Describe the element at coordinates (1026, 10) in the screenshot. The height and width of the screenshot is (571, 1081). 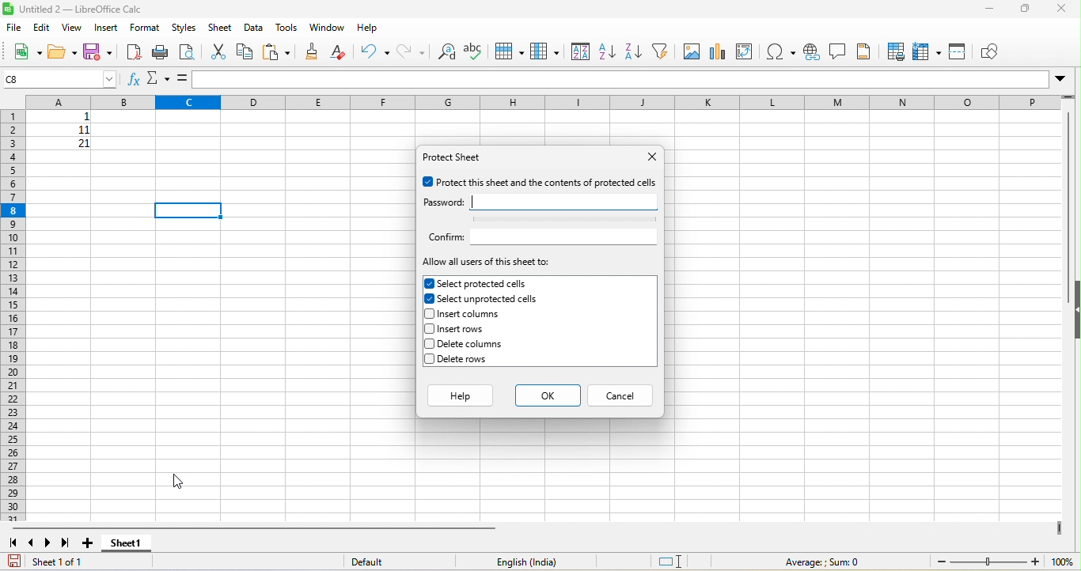
I see `maximize` at that location.